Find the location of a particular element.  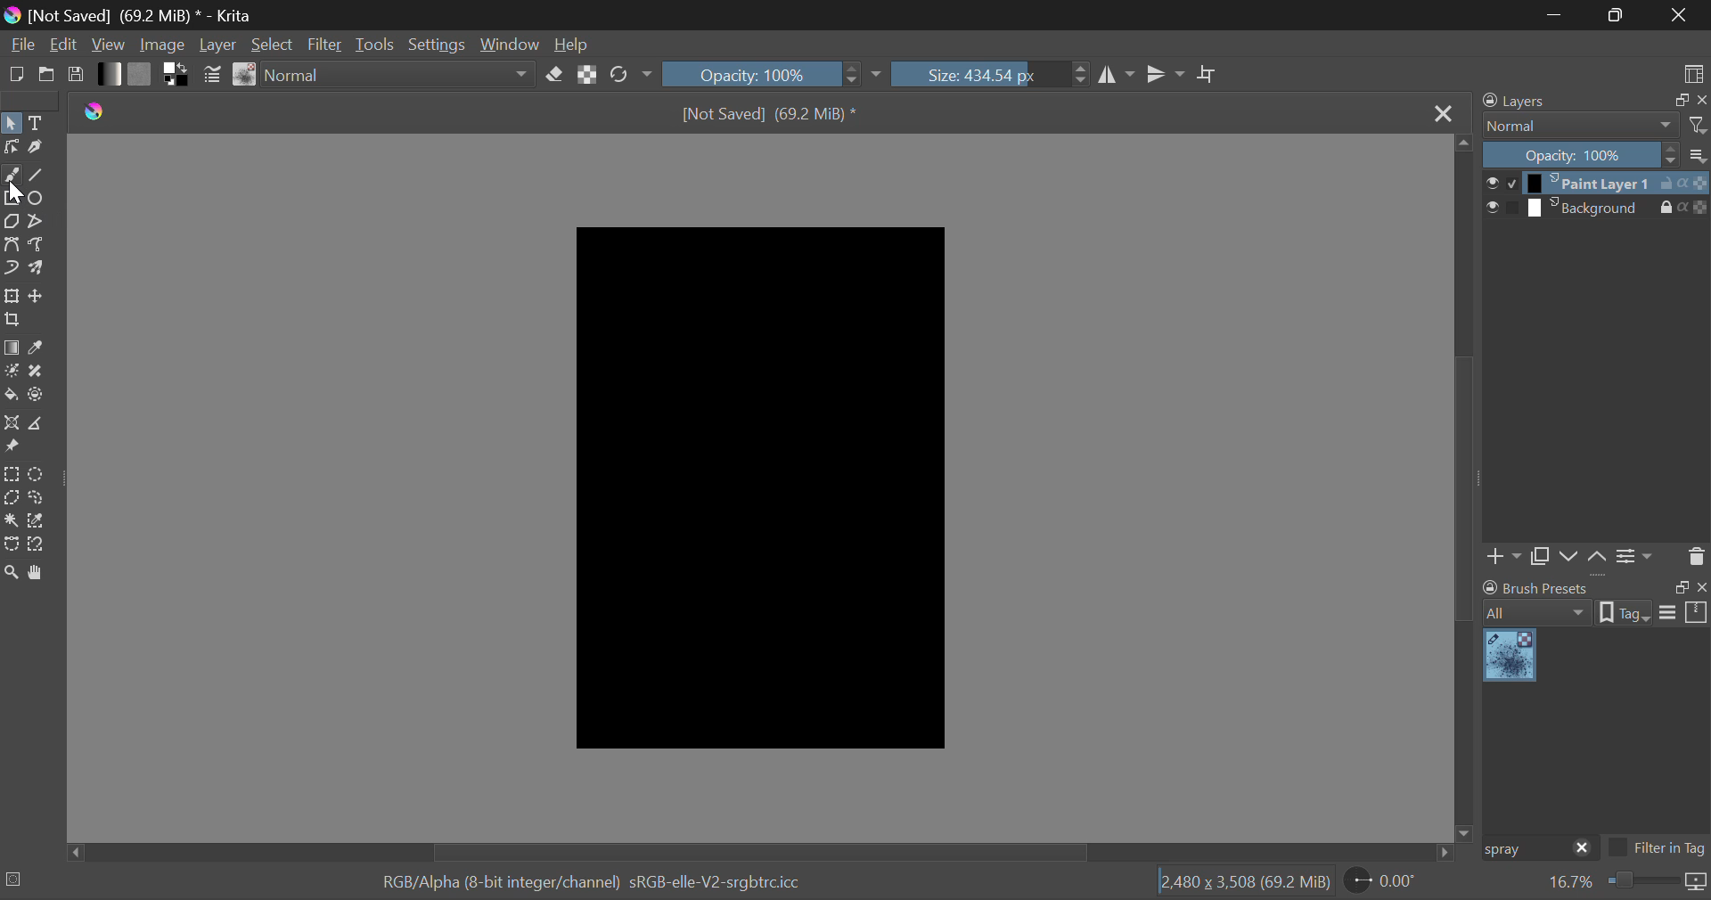

Eraser is located at coordinates (554, 75).